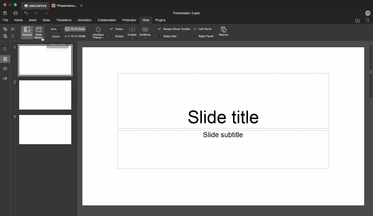 The width and height of the screenshot is (373, 216). Describe the element at coordinates (67, 5) in the screenshot. I see `Presentation..` at that location.